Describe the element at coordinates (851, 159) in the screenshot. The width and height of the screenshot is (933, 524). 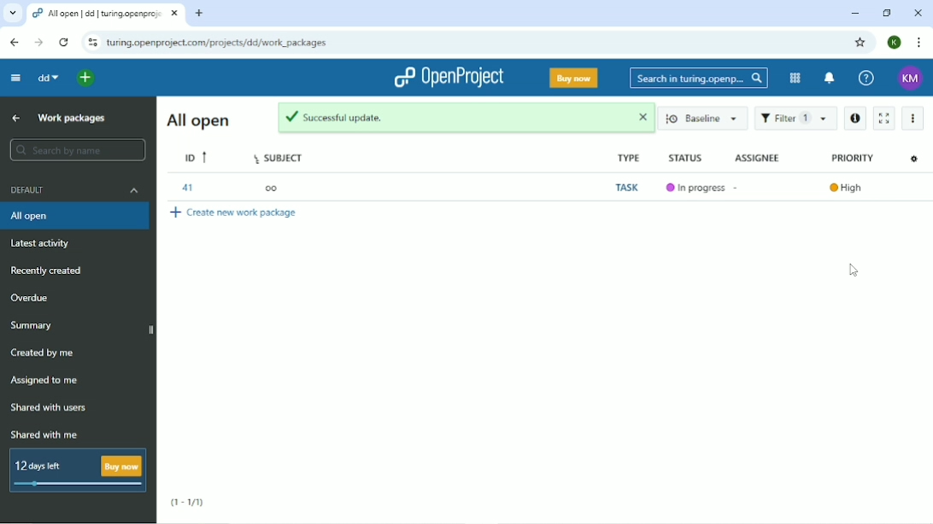
I see `Priority` at that location.